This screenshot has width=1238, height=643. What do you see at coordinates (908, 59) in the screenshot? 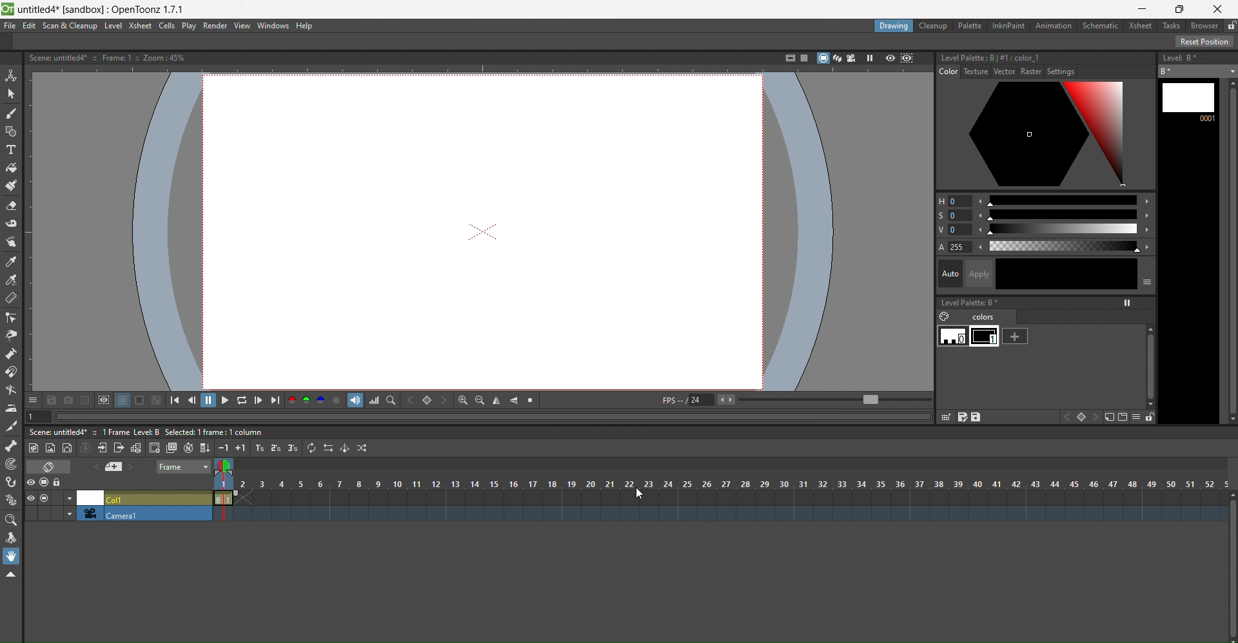
I see `sub camera preview` at bounding box center [908, 59].